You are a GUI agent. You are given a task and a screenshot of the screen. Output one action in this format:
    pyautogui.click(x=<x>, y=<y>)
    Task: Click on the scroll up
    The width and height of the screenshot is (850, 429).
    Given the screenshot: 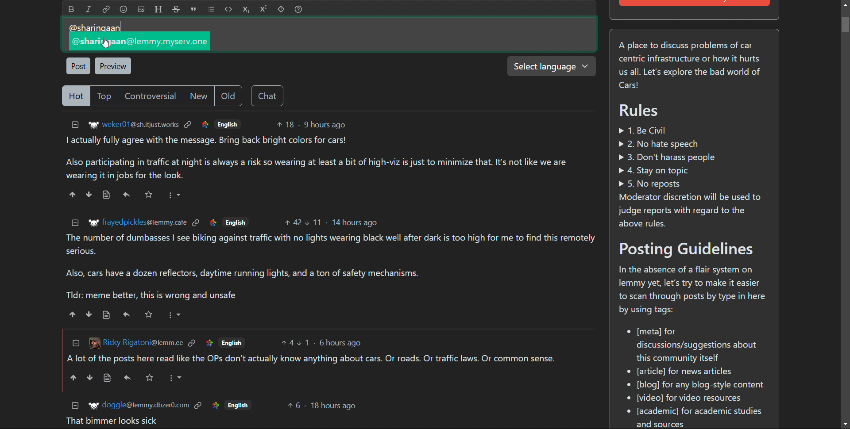 What is the action you would take?
    pyautogui.click(x=844, y=4)
    